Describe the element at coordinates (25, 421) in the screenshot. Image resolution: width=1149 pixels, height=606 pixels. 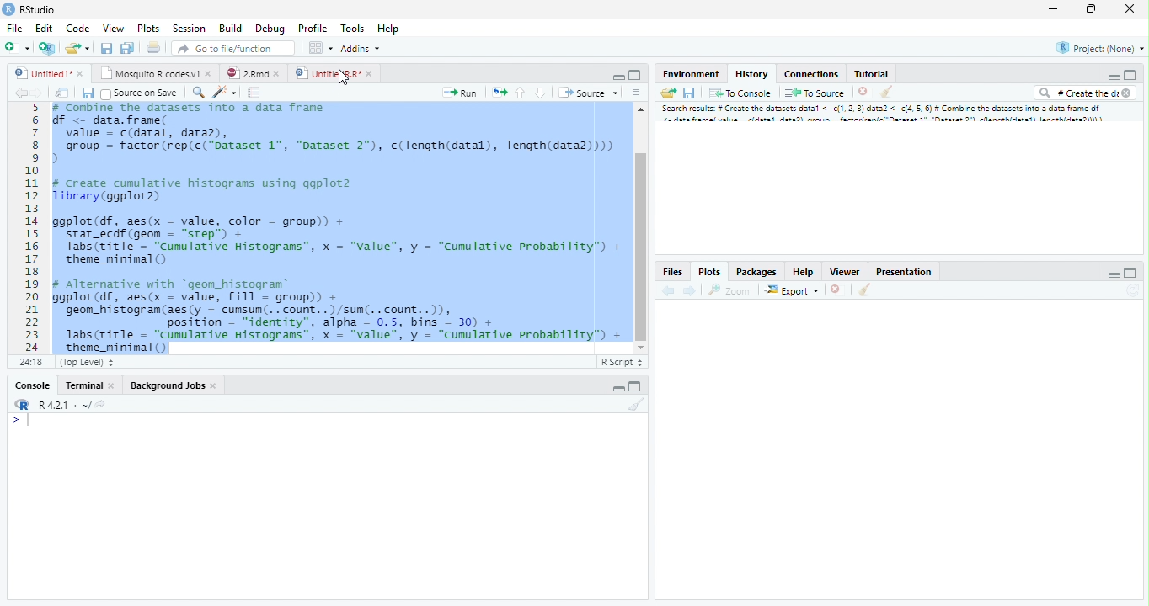
I see `Input cursor` at that location.